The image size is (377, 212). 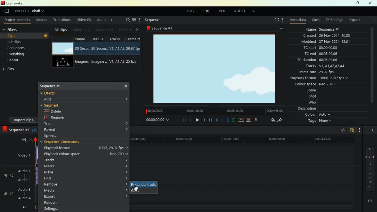 What do you see at coordinates (19, 69) in the screenshot?
I see `bins` at bounding box center [19, 69].